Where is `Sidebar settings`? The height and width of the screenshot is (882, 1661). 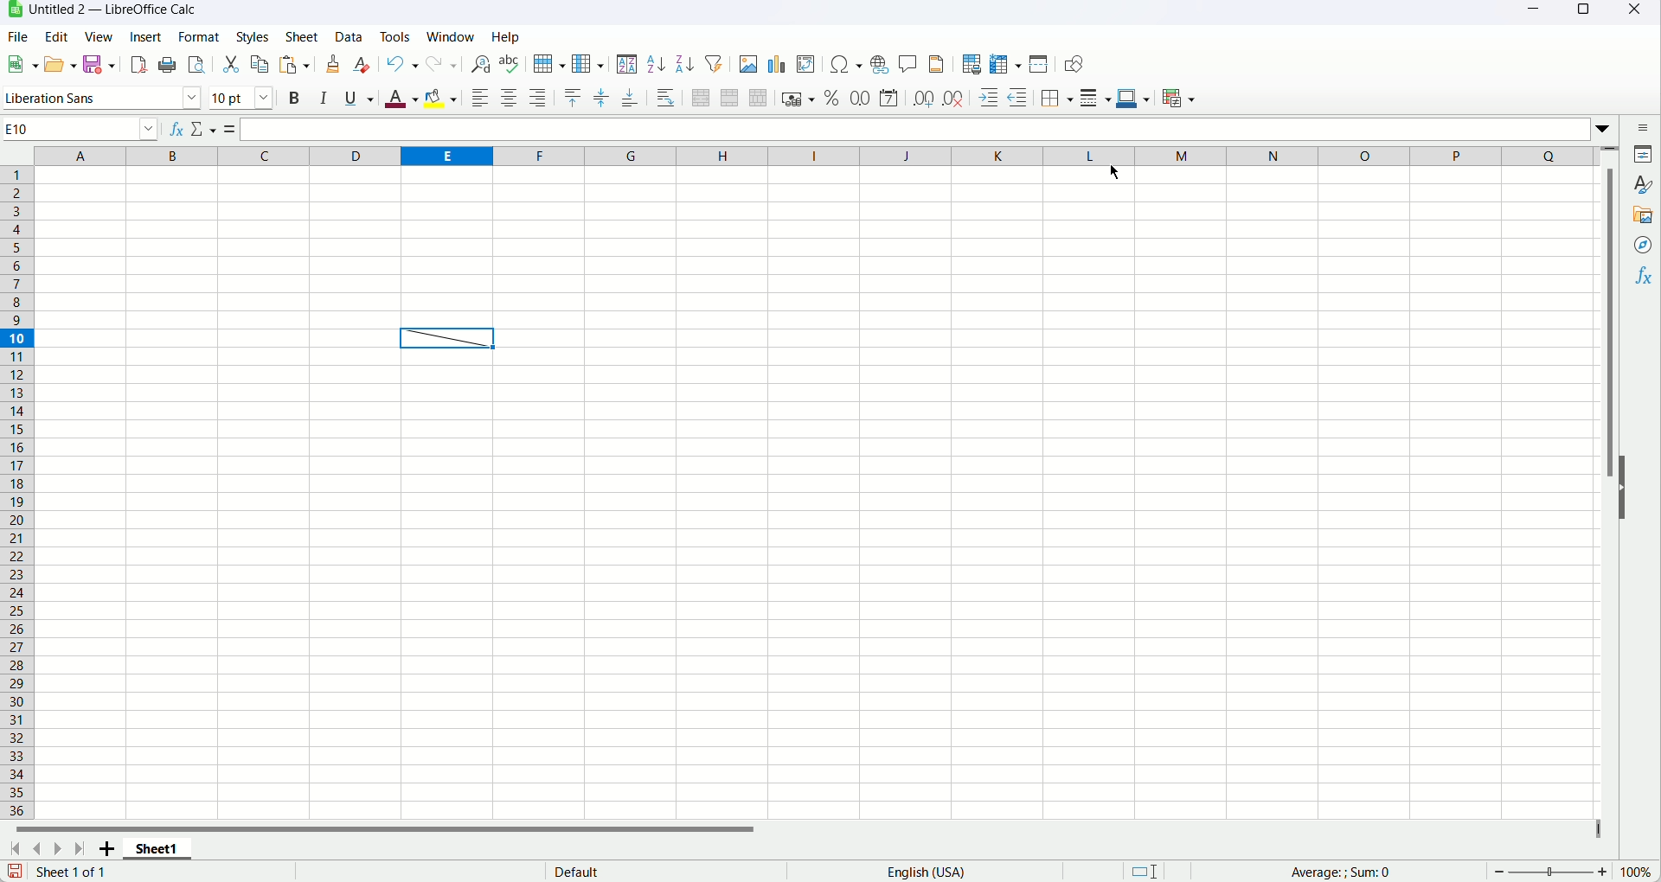 Sidebar settings is located at coordinates (1642, 126).